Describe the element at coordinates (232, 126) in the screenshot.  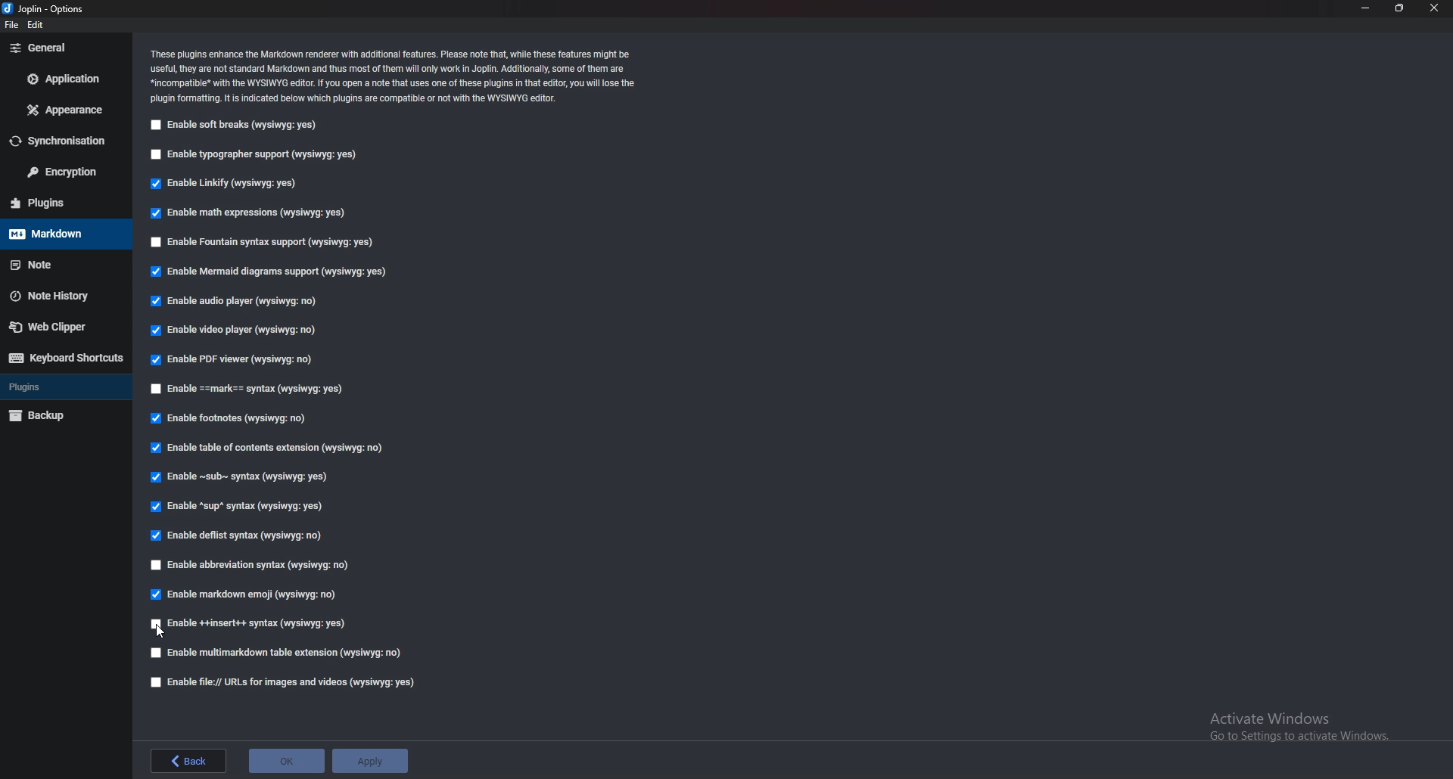
I see `Enable soft breaks` at that location.